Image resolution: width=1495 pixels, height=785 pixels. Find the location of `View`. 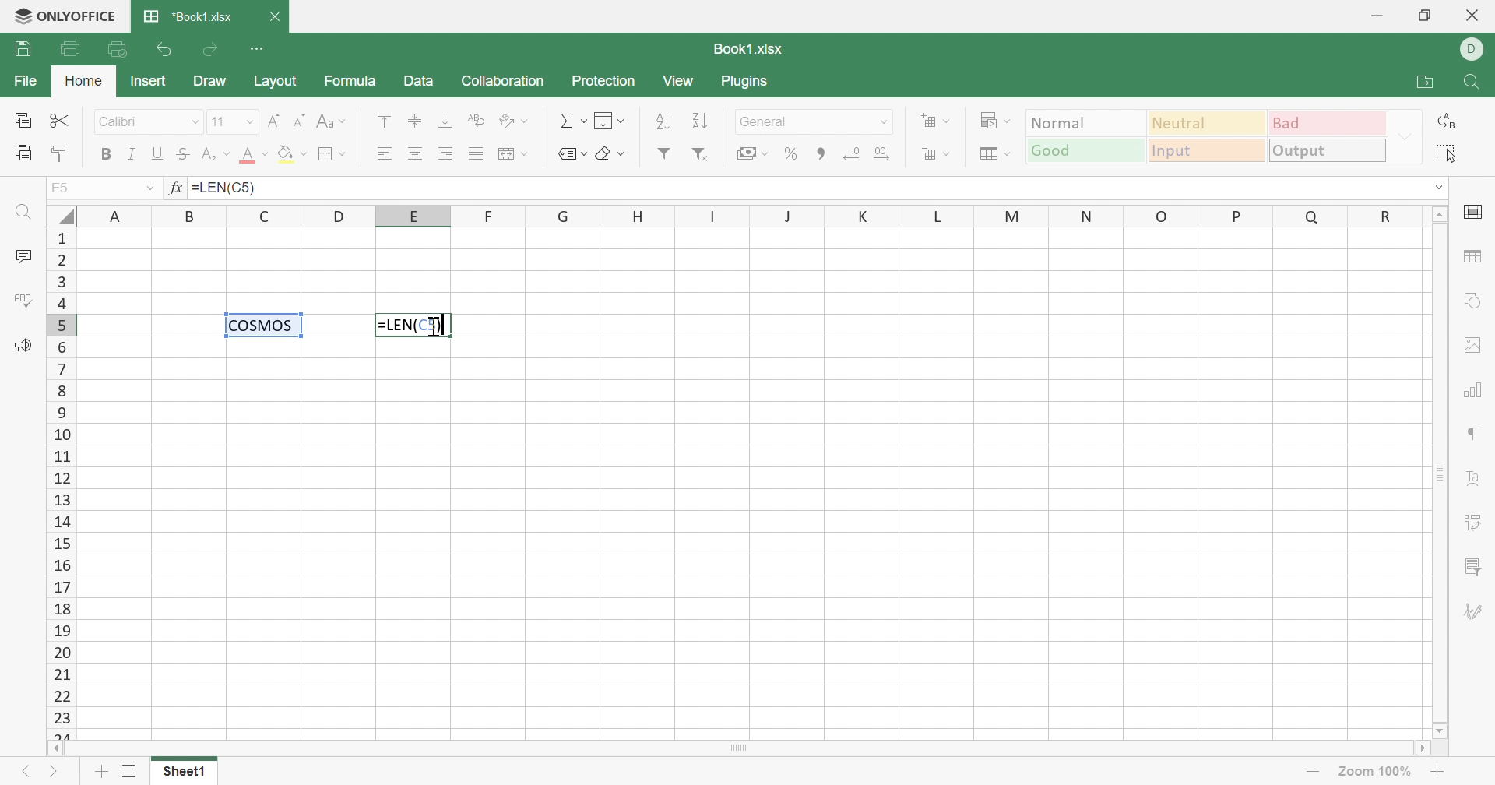

View is located at coordinates (681, 83).